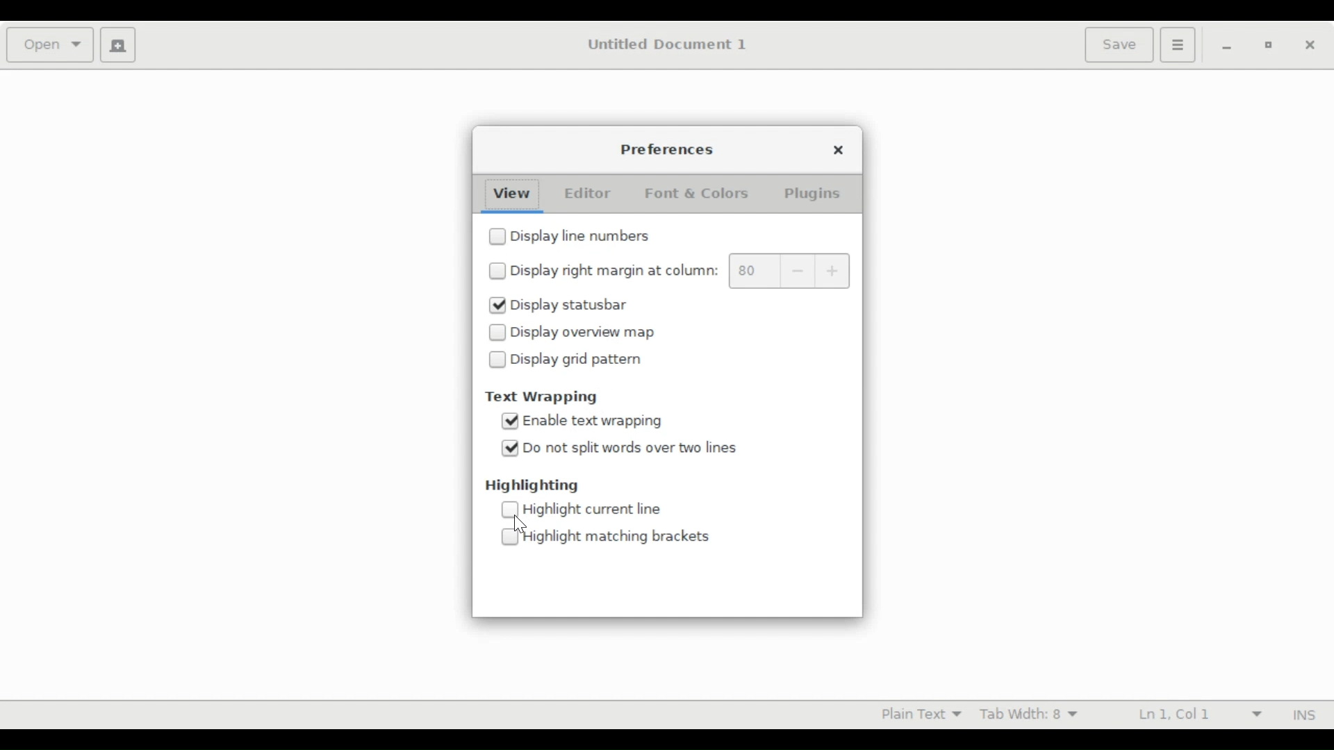 The width and height of the screenshot is (1334, 750). Describe the element at coordinates (666, 149) in the screenshot. I see `Preferences` at that location.